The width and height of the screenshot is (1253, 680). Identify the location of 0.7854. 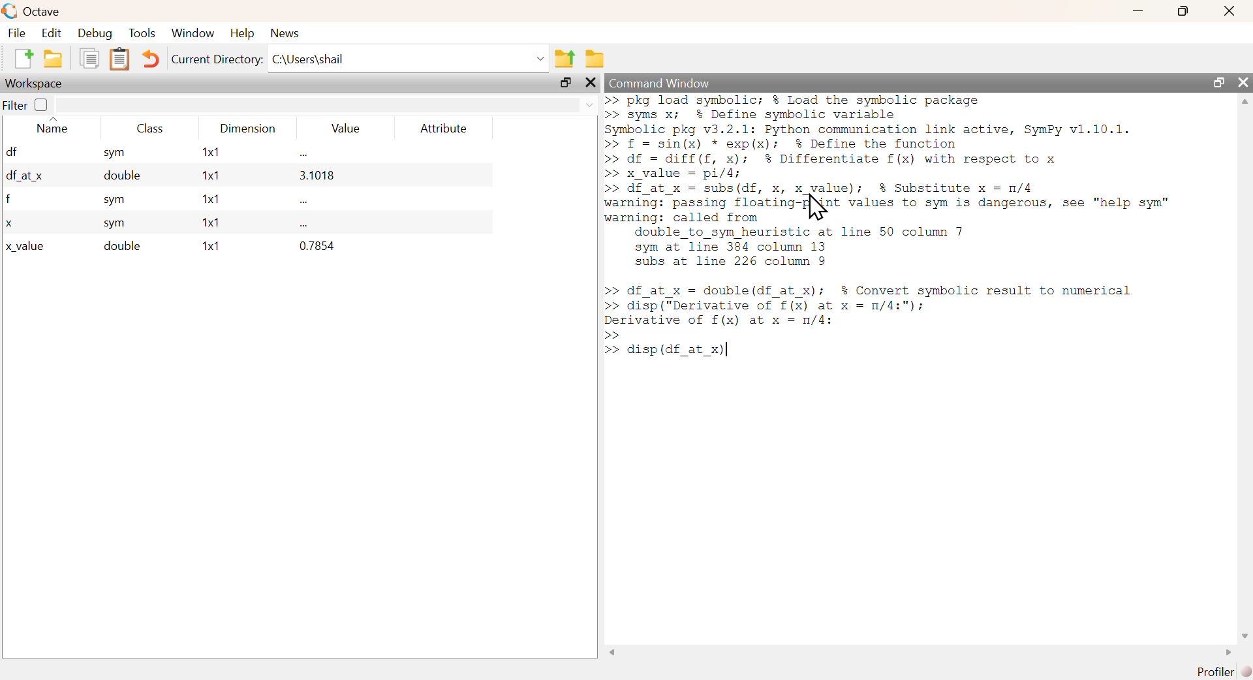
(317, 245).